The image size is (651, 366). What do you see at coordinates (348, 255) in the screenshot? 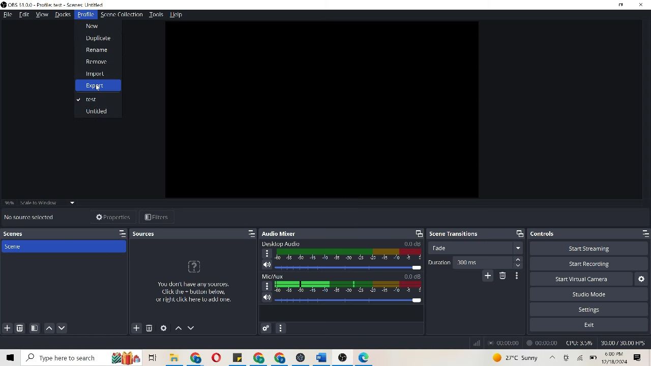
I see `audio decibel scale` at bounding box center [348, 255].